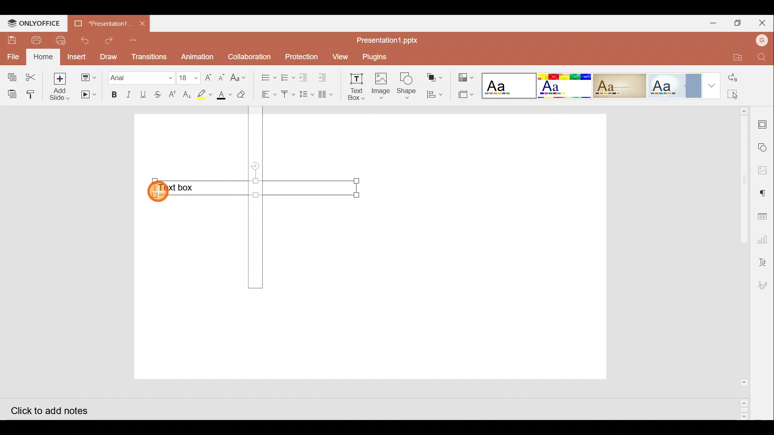  Describe the element at coordinates (339, 56) in the screenshot. I see `View` at that location.